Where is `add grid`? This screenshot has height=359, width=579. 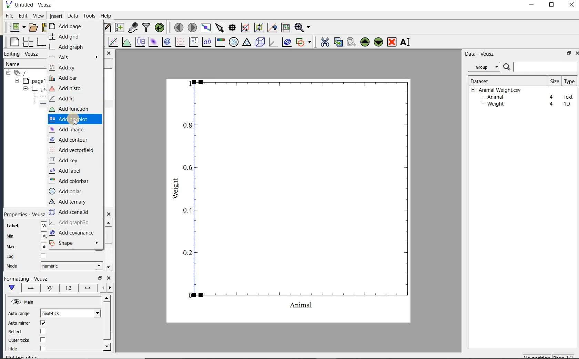 add grid is located at coordinates (65, 36).